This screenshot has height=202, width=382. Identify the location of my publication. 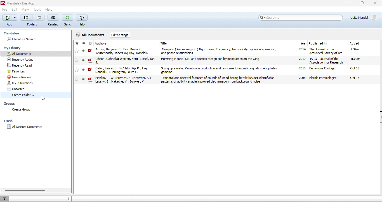
(38, 83).